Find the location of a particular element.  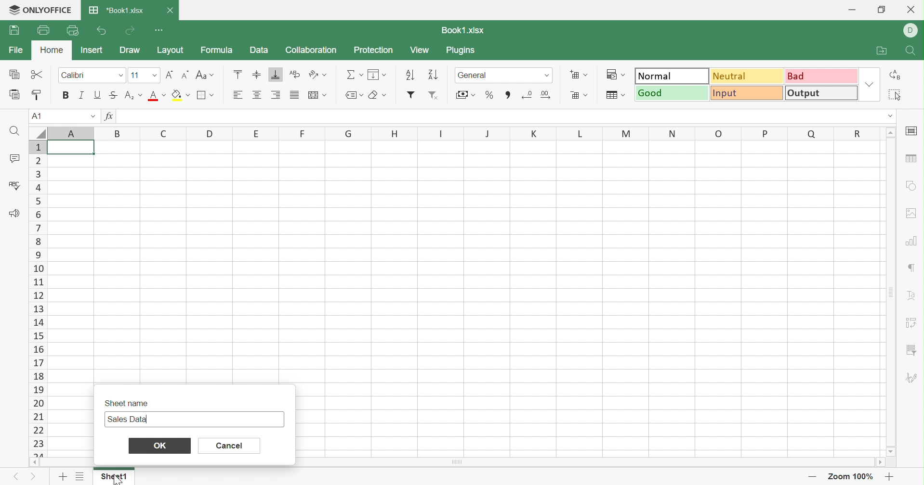

Strikethrough is located at coordinates (113, 94).